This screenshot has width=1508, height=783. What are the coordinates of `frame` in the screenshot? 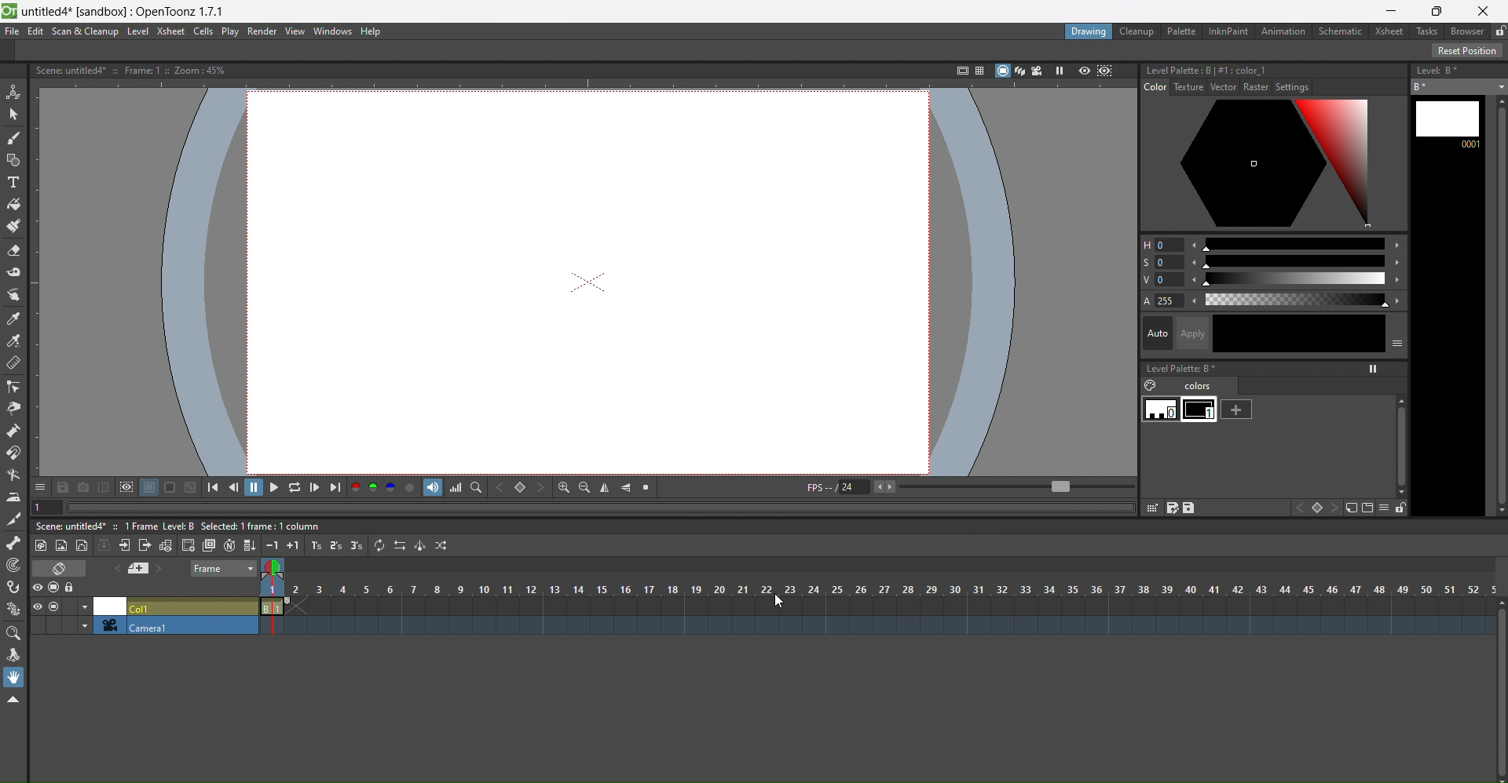 It's located at (225, 570).